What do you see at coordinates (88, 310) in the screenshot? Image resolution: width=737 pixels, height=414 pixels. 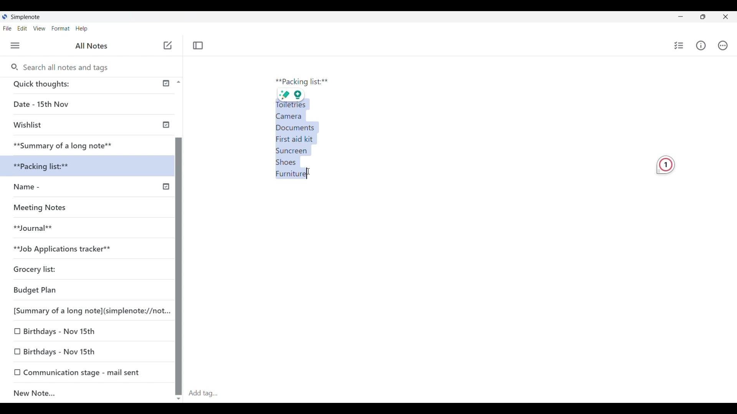 I see `[Summary of a long note](simplenote://not...` at bounding box center [88, 310].